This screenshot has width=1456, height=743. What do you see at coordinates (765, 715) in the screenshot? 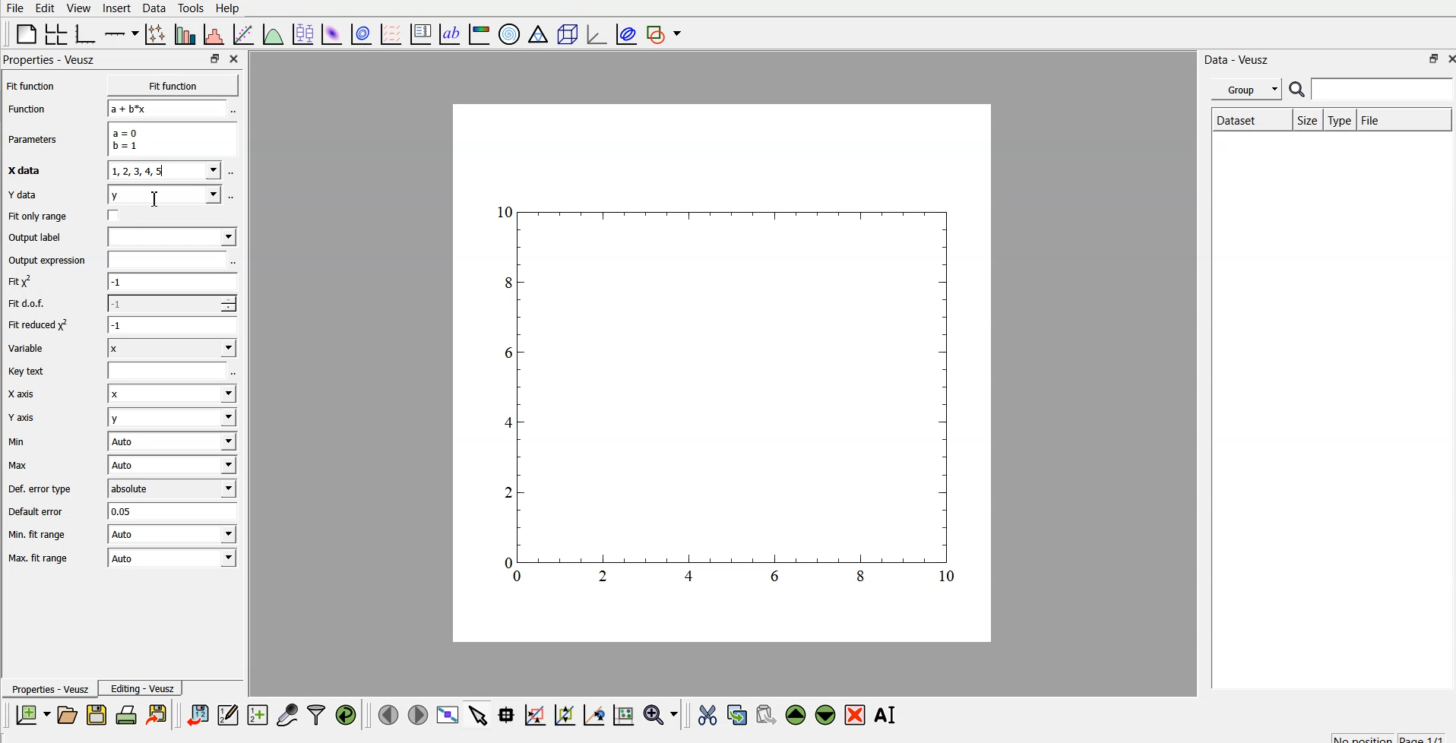
I see `paste the selected widget` at bounding box center [765, 715].